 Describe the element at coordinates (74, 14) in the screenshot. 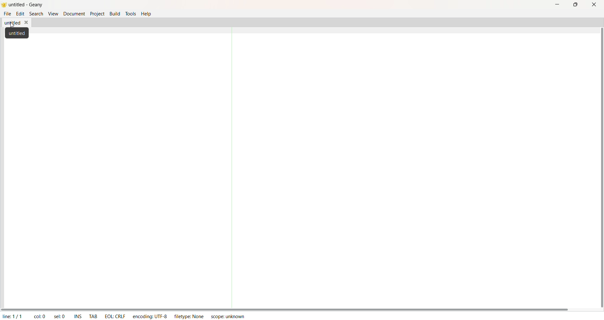

I see `Document` at that location.